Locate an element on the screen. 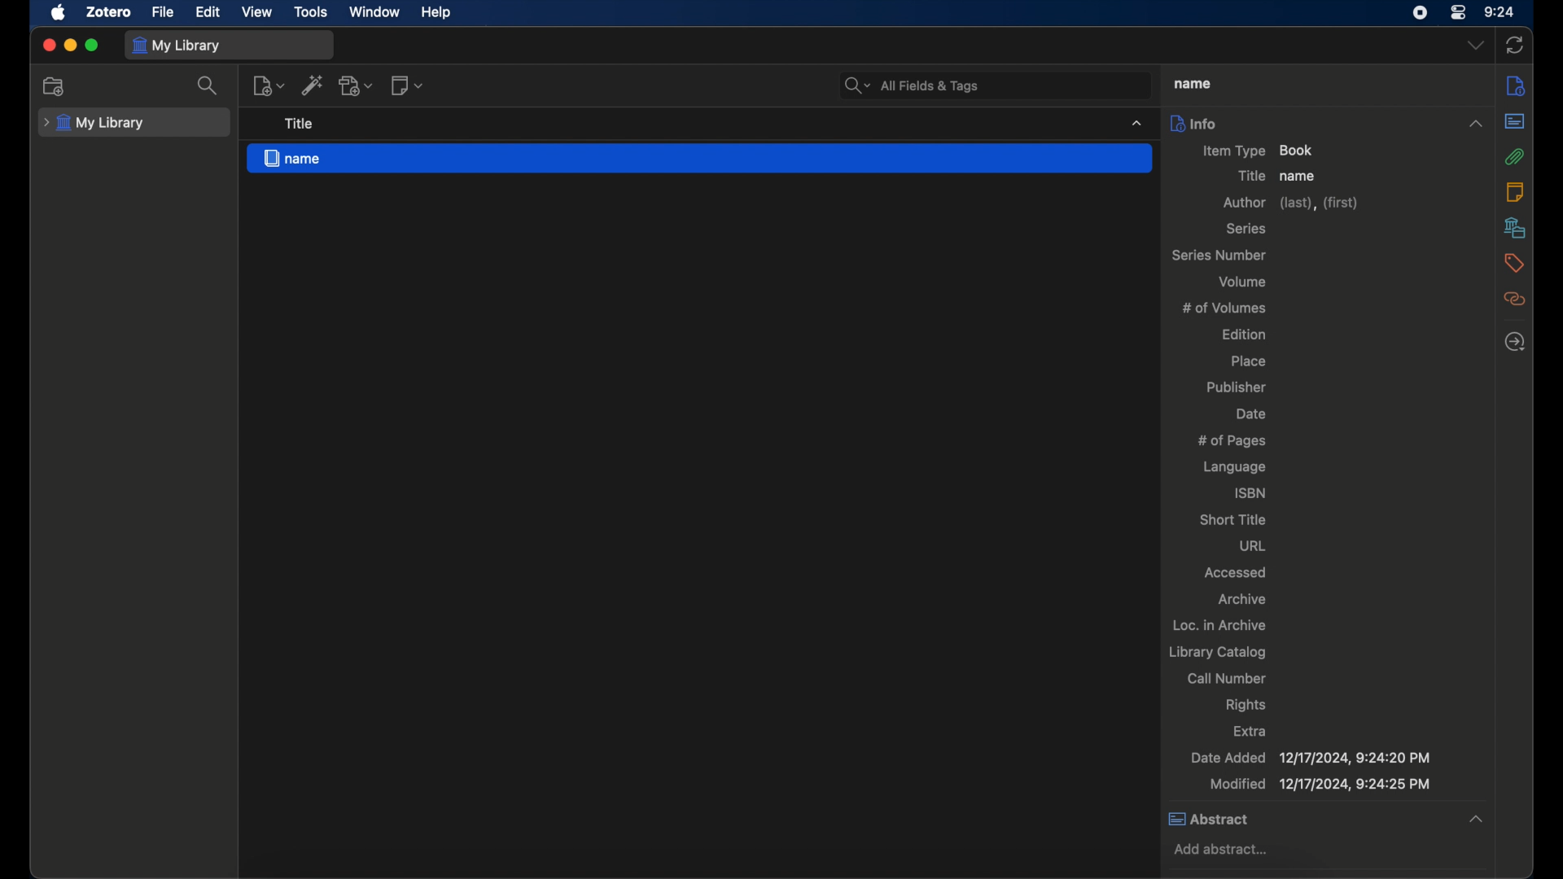  related is located at coordinates (1518, 300).